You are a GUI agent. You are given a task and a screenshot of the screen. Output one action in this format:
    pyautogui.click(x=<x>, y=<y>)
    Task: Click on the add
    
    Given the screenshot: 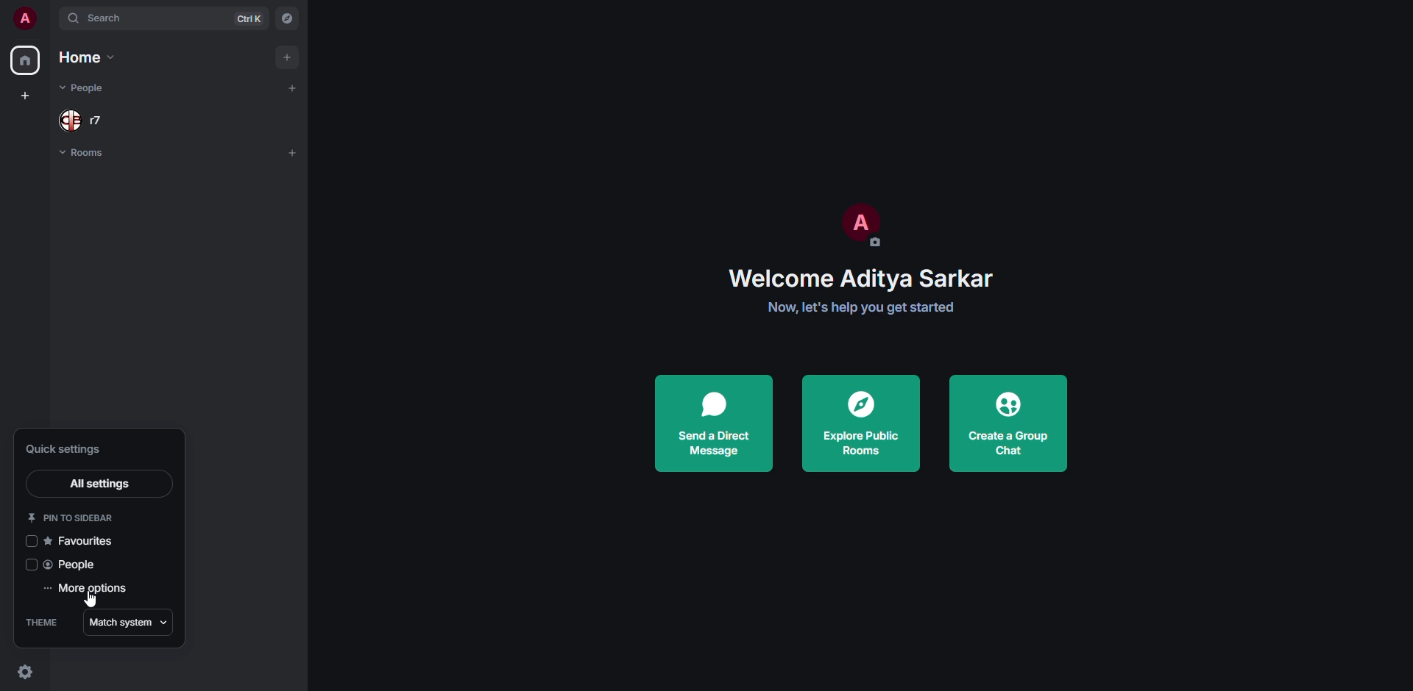 What is the action you would take?
    pyautogui.click(x=293, y=155)
    